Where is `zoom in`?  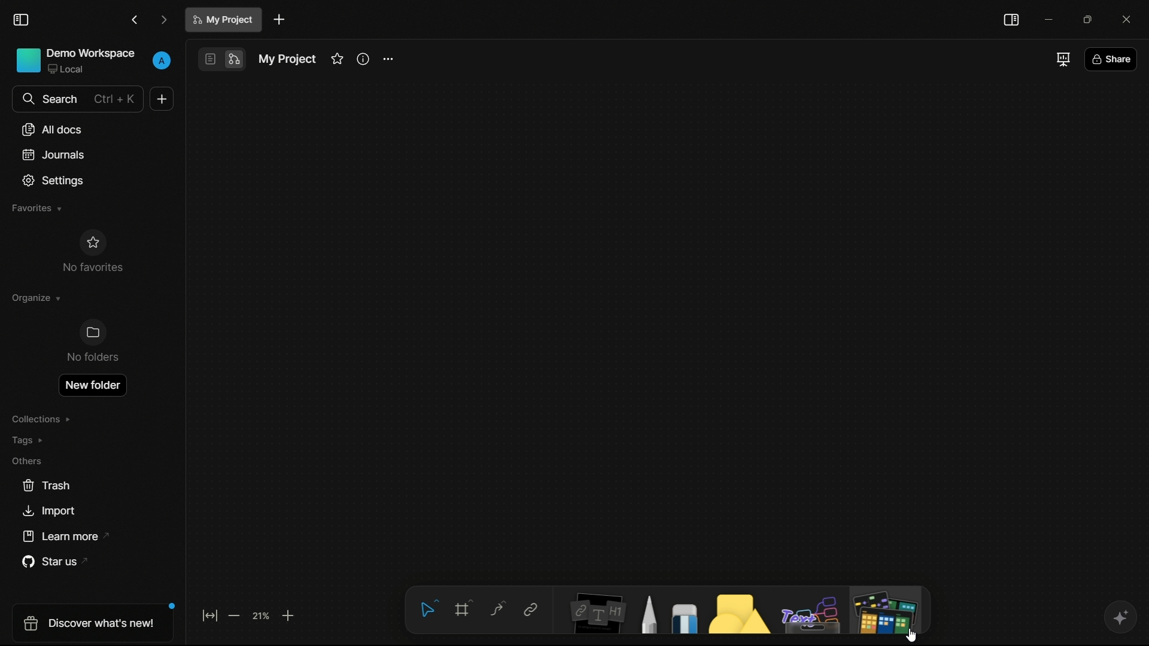 zoom in is located at coordinates (288, 617).